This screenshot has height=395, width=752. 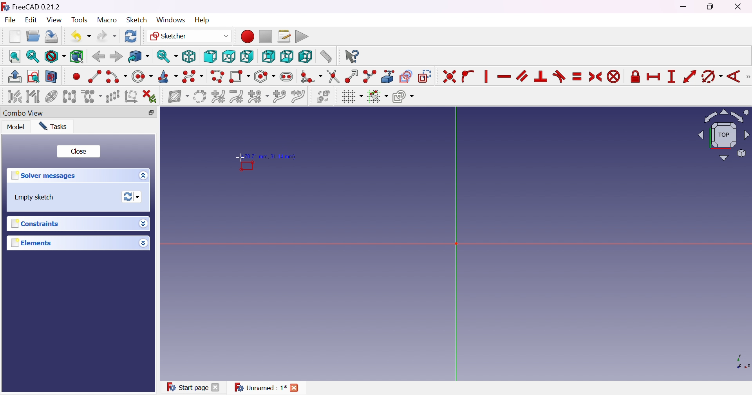 I want to click on View sketch, so click(x=33, y=76).